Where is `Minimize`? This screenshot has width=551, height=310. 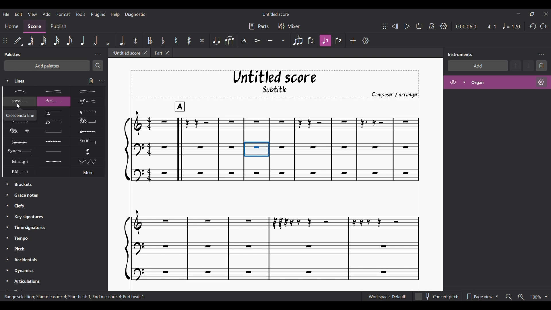
Minimize is located at coordinates (519, 14).